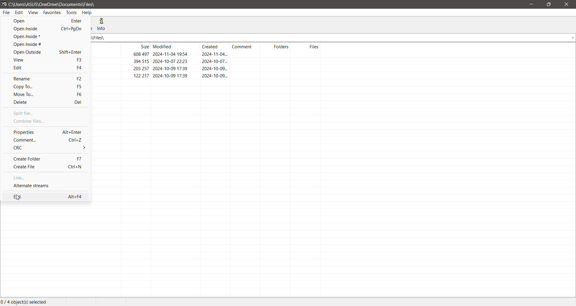 The width and height of the screenshot is (576, 306). What do you see at coordinates (167, 46) in the screenshot?
I see `Modified` at bounding box center [167, 46].